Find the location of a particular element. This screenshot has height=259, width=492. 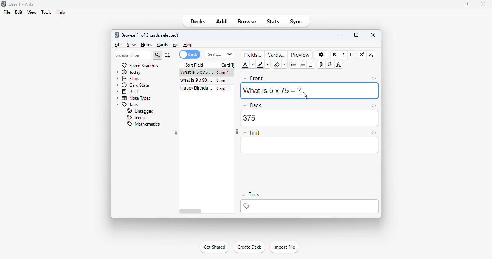

search is located at coordinates (220, 54).